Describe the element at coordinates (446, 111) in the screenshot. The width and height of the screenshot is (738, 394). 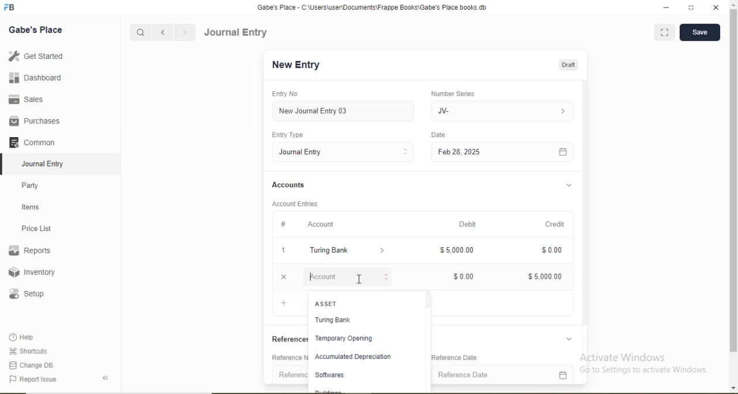
I see `JV-` at that location.